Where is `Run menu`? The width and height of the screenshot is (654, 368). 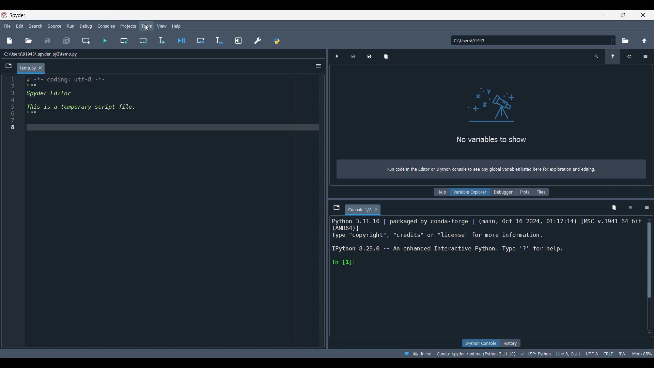
Run menu is located at coordinates (71, 26).